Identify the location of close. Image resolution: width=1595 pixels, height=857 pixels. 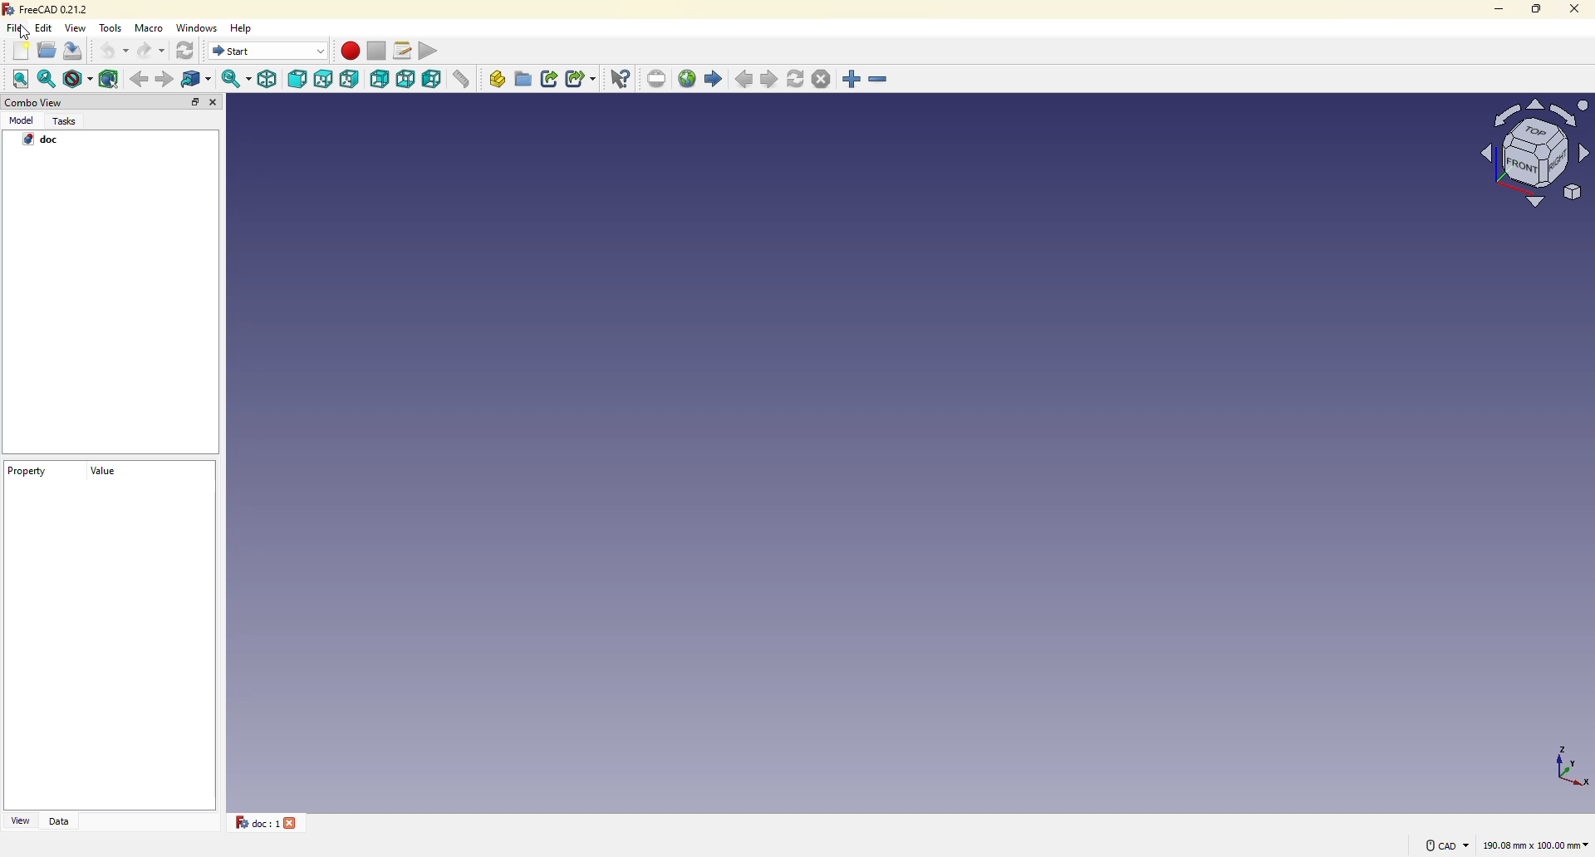
(1578, 8).